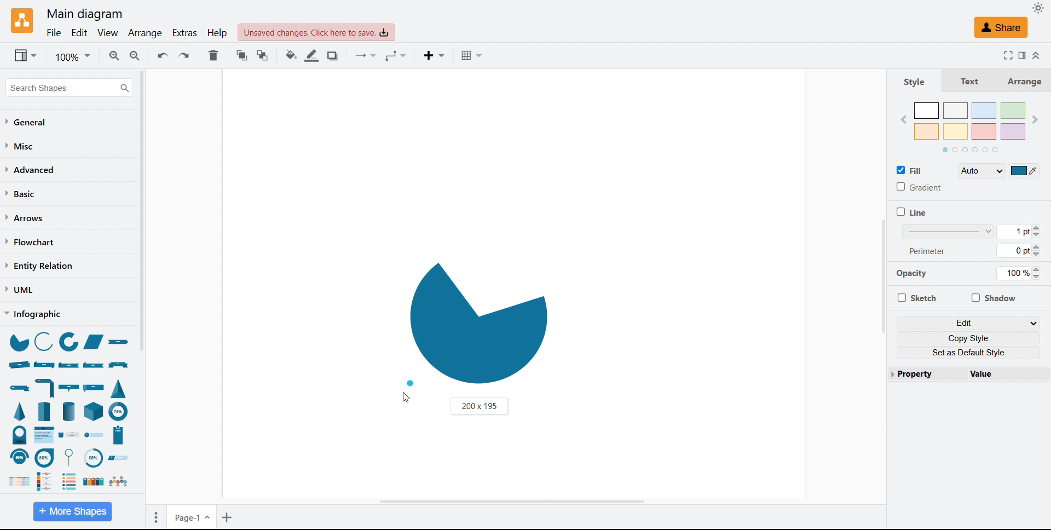 This screenshot has height=530, width=1051. Describe the element at coordinates (70, 436) in the screenshot. I see `roadmap vertical` at that location.